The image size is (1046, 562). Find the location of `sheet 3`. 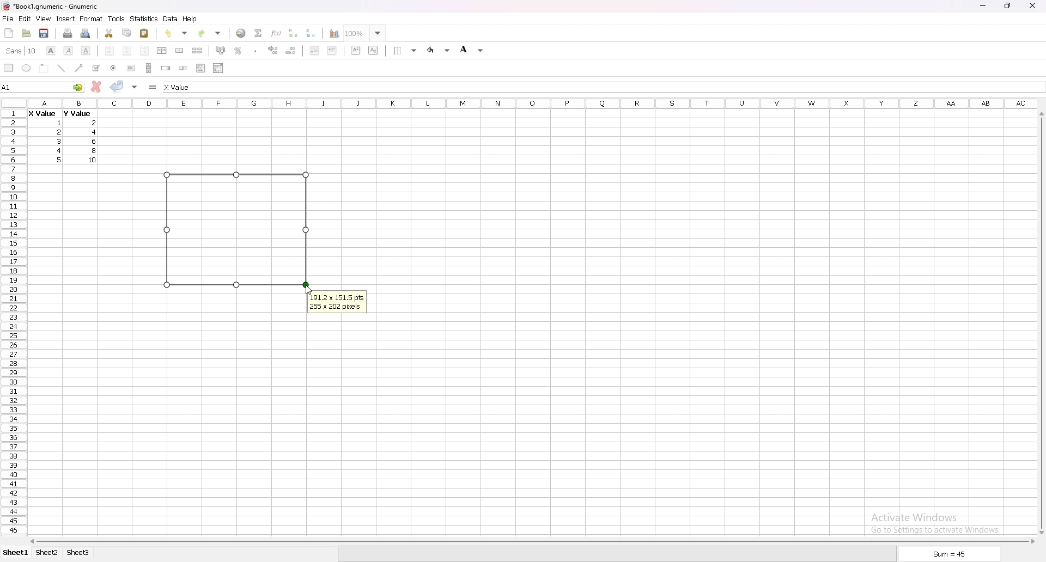

sheet 3 is located at coordinates (78, 553).